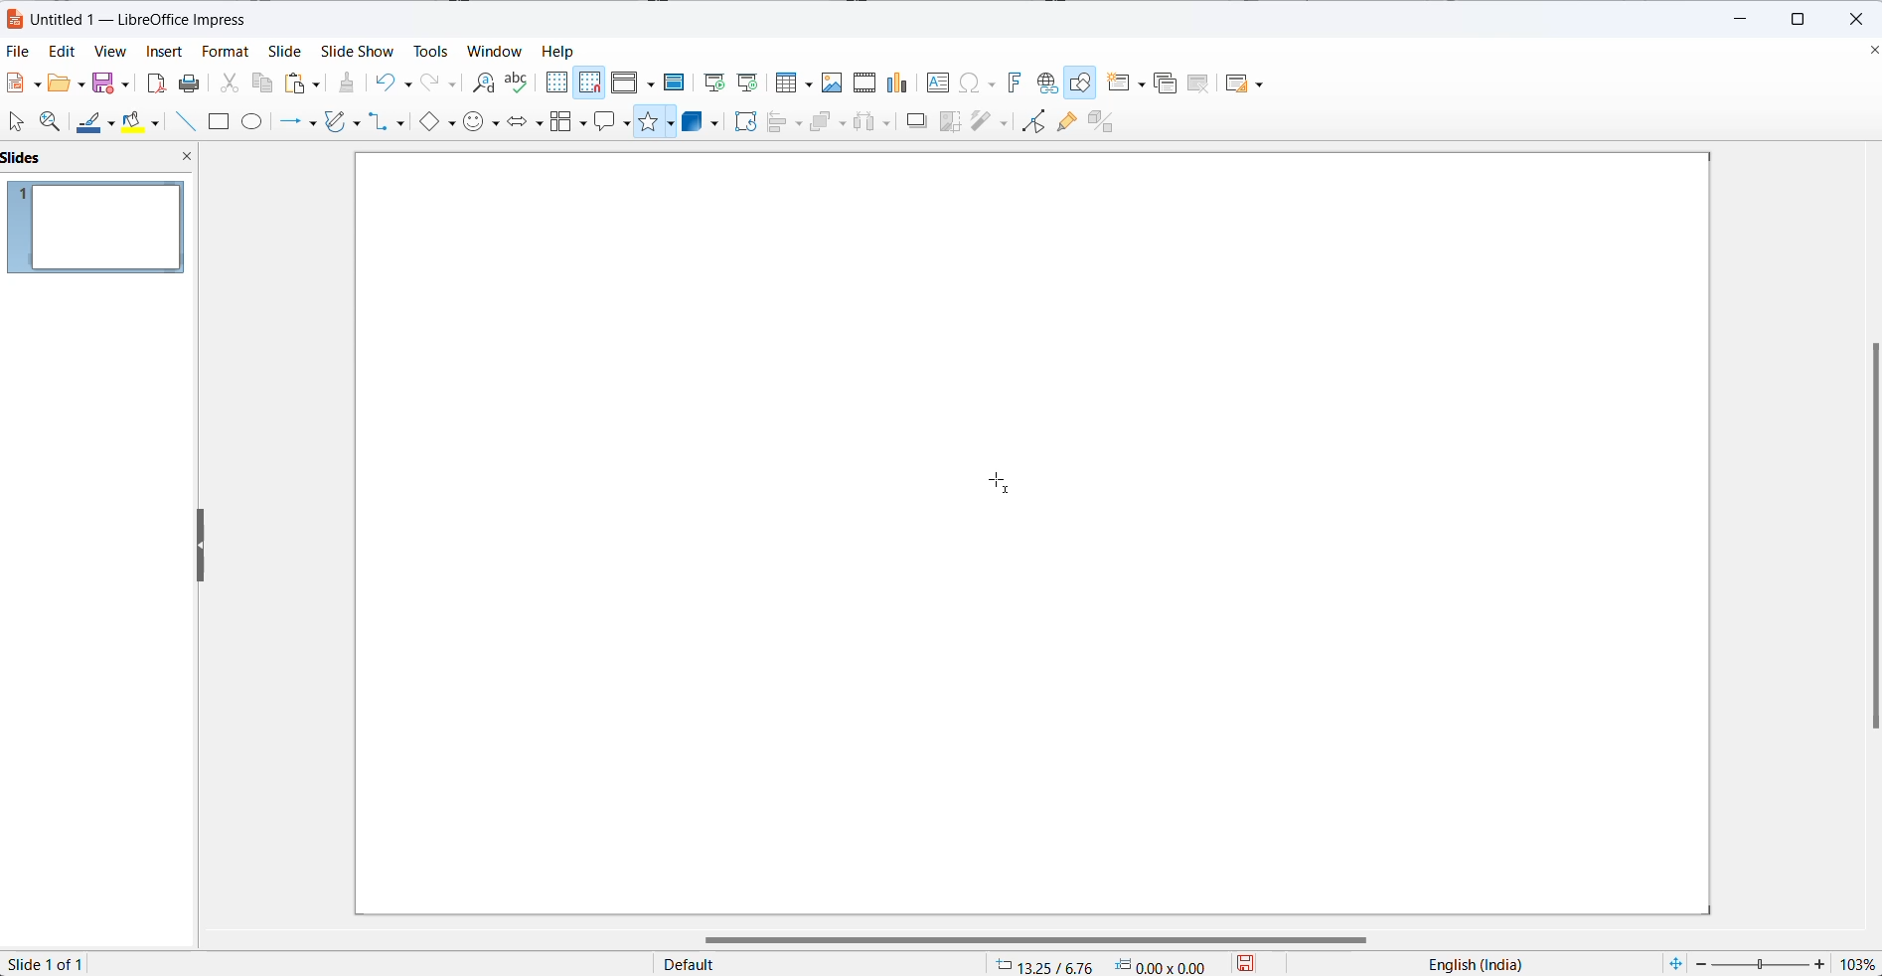 This screenshot has width=1882, height=976. Describe the element at coordinates (1007, 486) in the screenshot. I see `cursor` at that location.